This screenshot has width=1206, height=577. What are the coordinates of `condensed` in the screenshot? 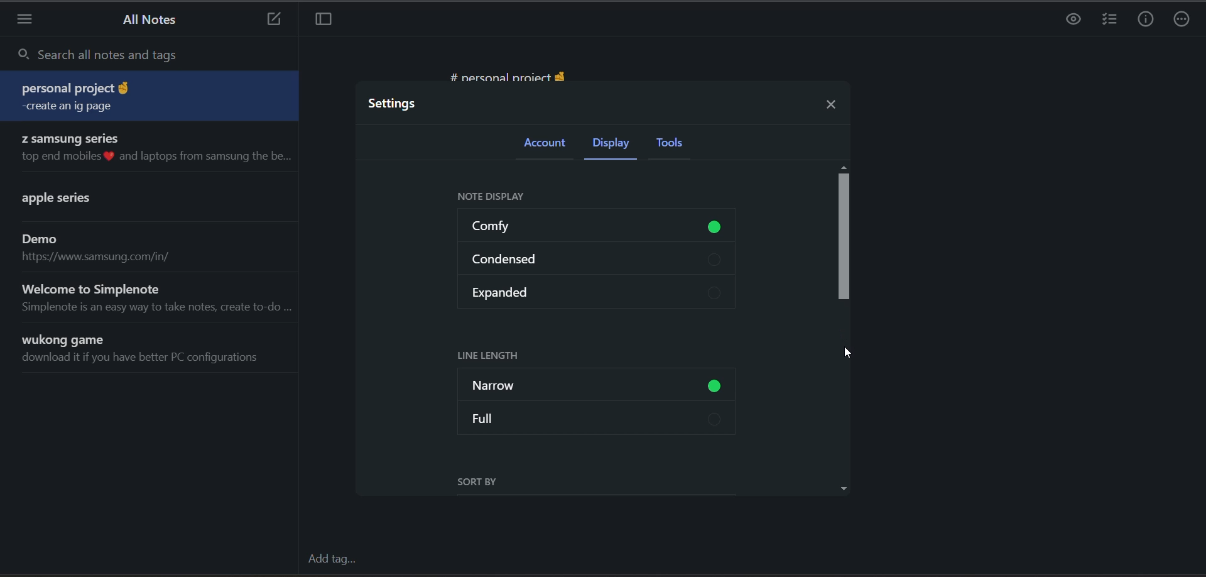 It's located at (596, 258).